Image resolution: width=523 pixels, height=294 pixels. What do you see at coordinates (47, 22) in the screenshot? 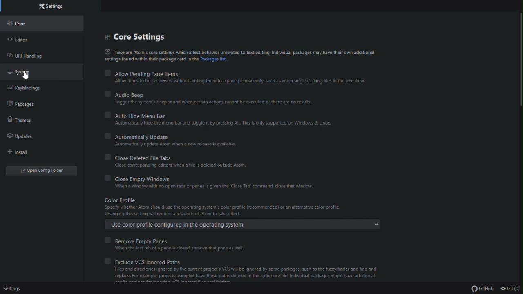
I see `Core ` at bounding box center [47, 22].